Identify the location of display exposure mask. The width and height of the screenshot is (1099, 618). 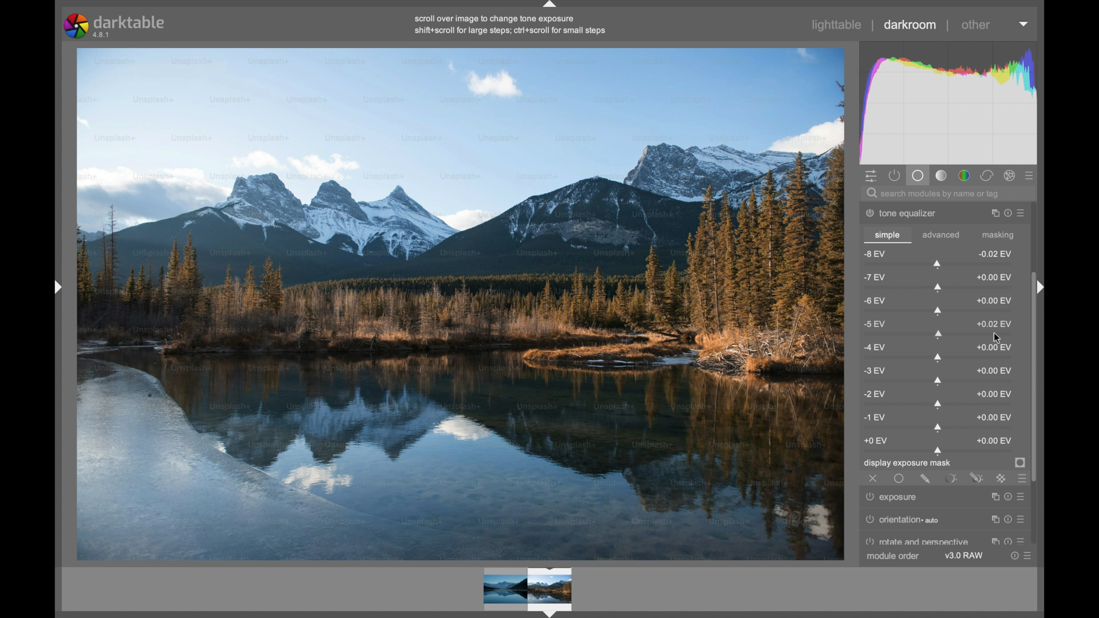
(944, 465).